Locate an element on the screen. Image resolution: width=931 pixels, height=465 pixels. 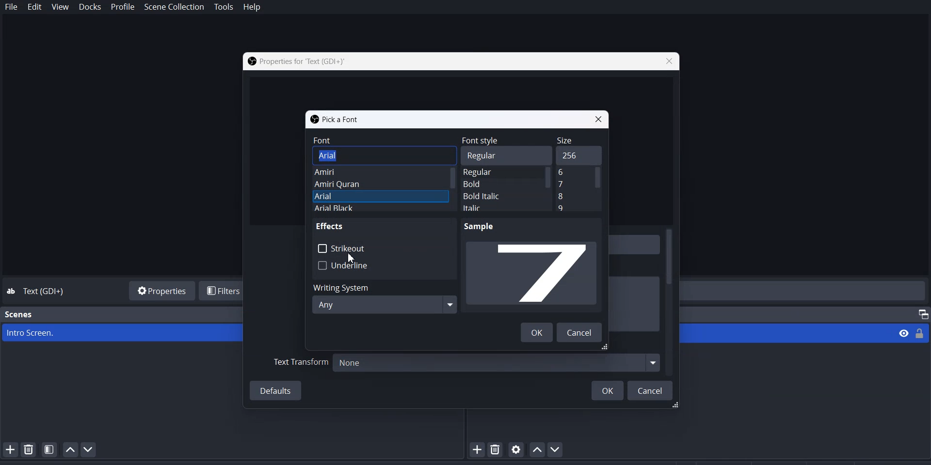
Font Style is located at coordinates (498, 140).